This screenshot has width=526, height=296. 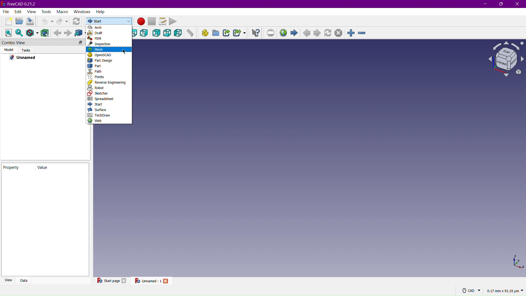 I want to click on FEM, so click(x=110, y=39).